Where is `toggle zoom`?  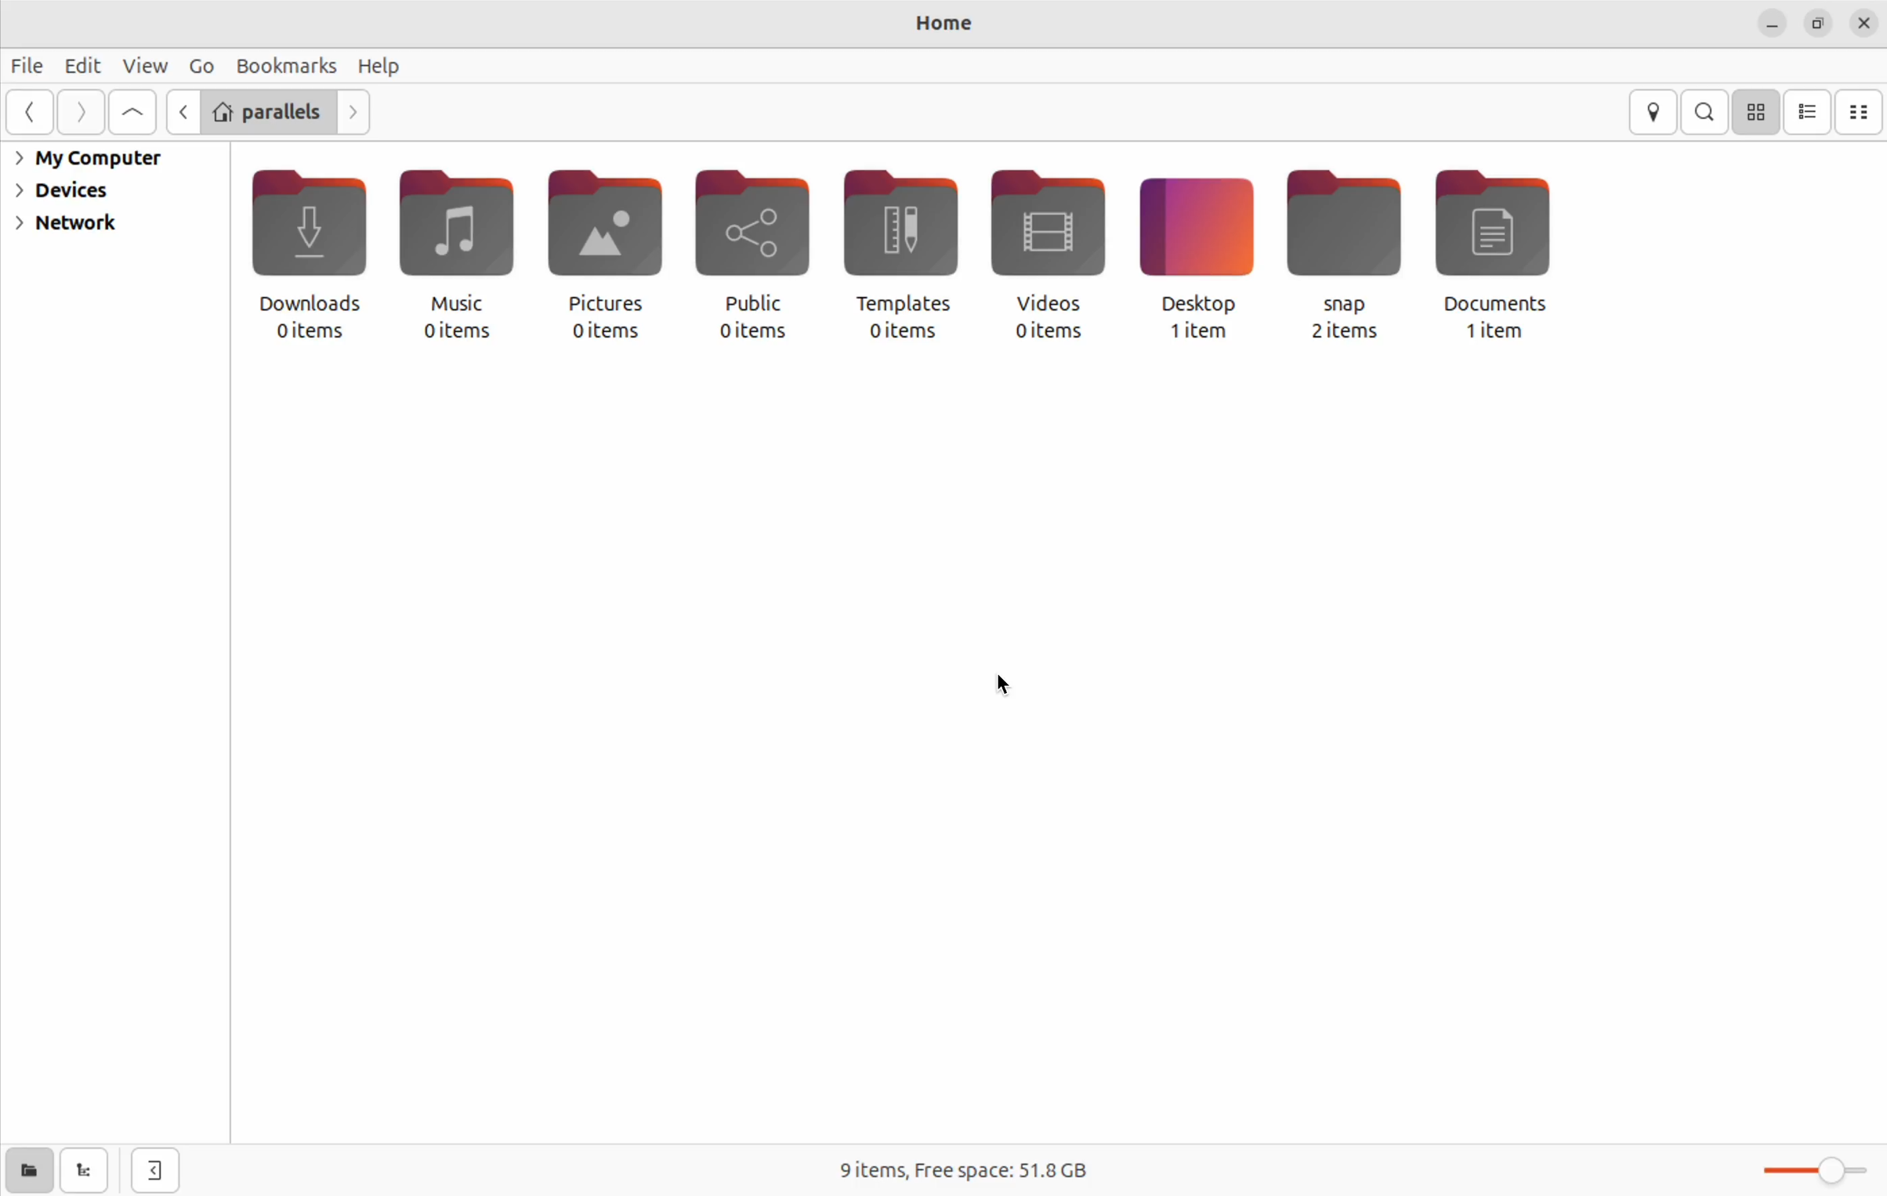
toggle zoom is located at coordinates (1812, 1167).